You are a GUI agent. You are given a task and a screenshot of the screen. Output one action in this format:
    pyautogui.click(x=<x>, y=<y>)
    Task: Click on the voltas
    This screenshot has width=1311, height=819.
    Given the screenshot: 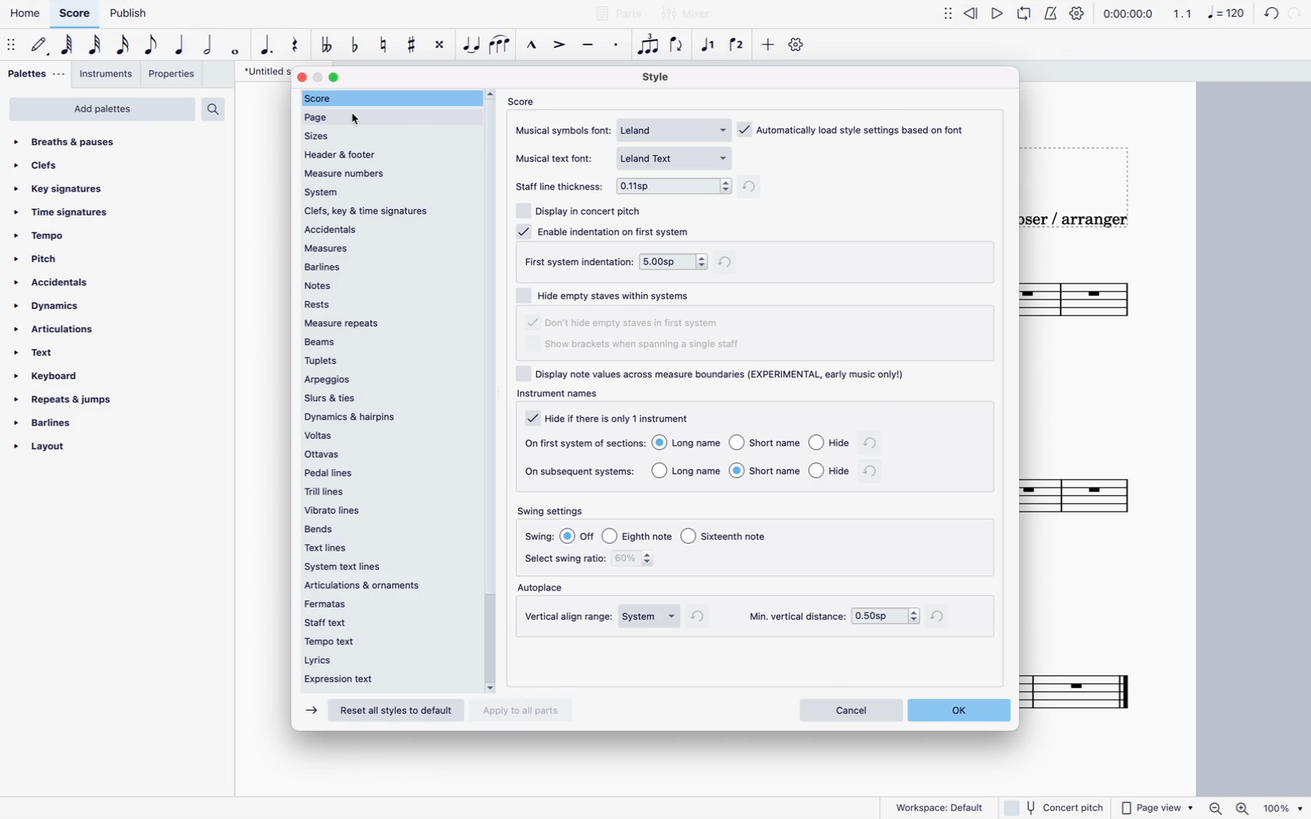 What is the action you would take?
    pyautogui.click(x=388, y=435)
    